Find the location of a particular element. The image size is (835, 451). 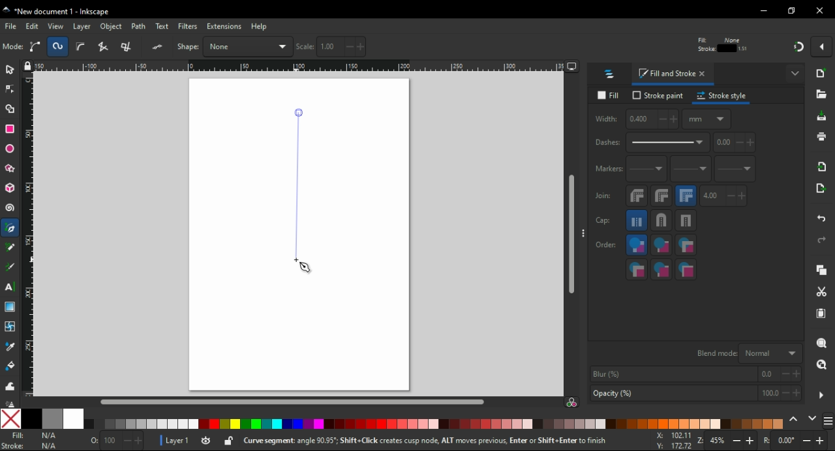

object is located at coordinates (113, 27).